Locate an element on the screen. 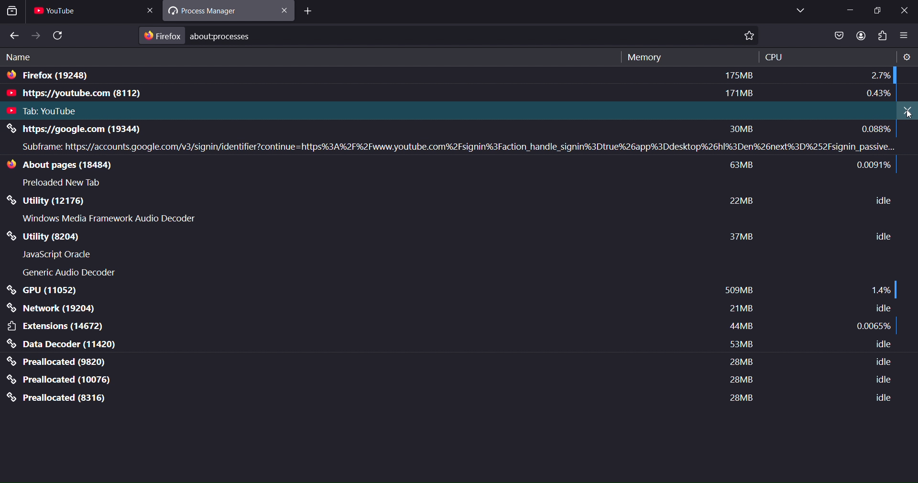 The width and height of the screenshot is (918, 483). 28 mb is located at coordinates (739, 362).